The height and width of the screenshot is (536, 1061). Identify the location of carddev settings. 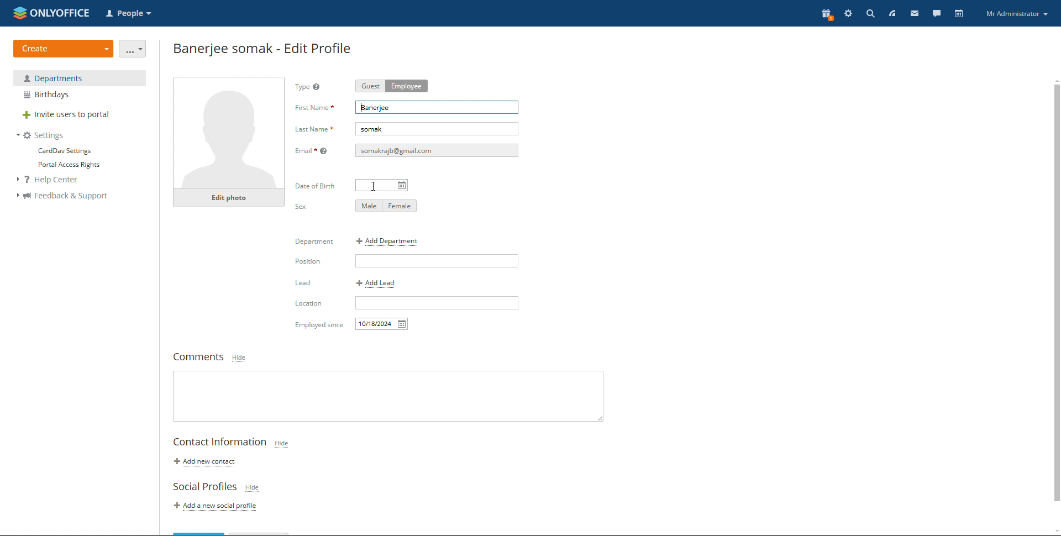
(64, 151).